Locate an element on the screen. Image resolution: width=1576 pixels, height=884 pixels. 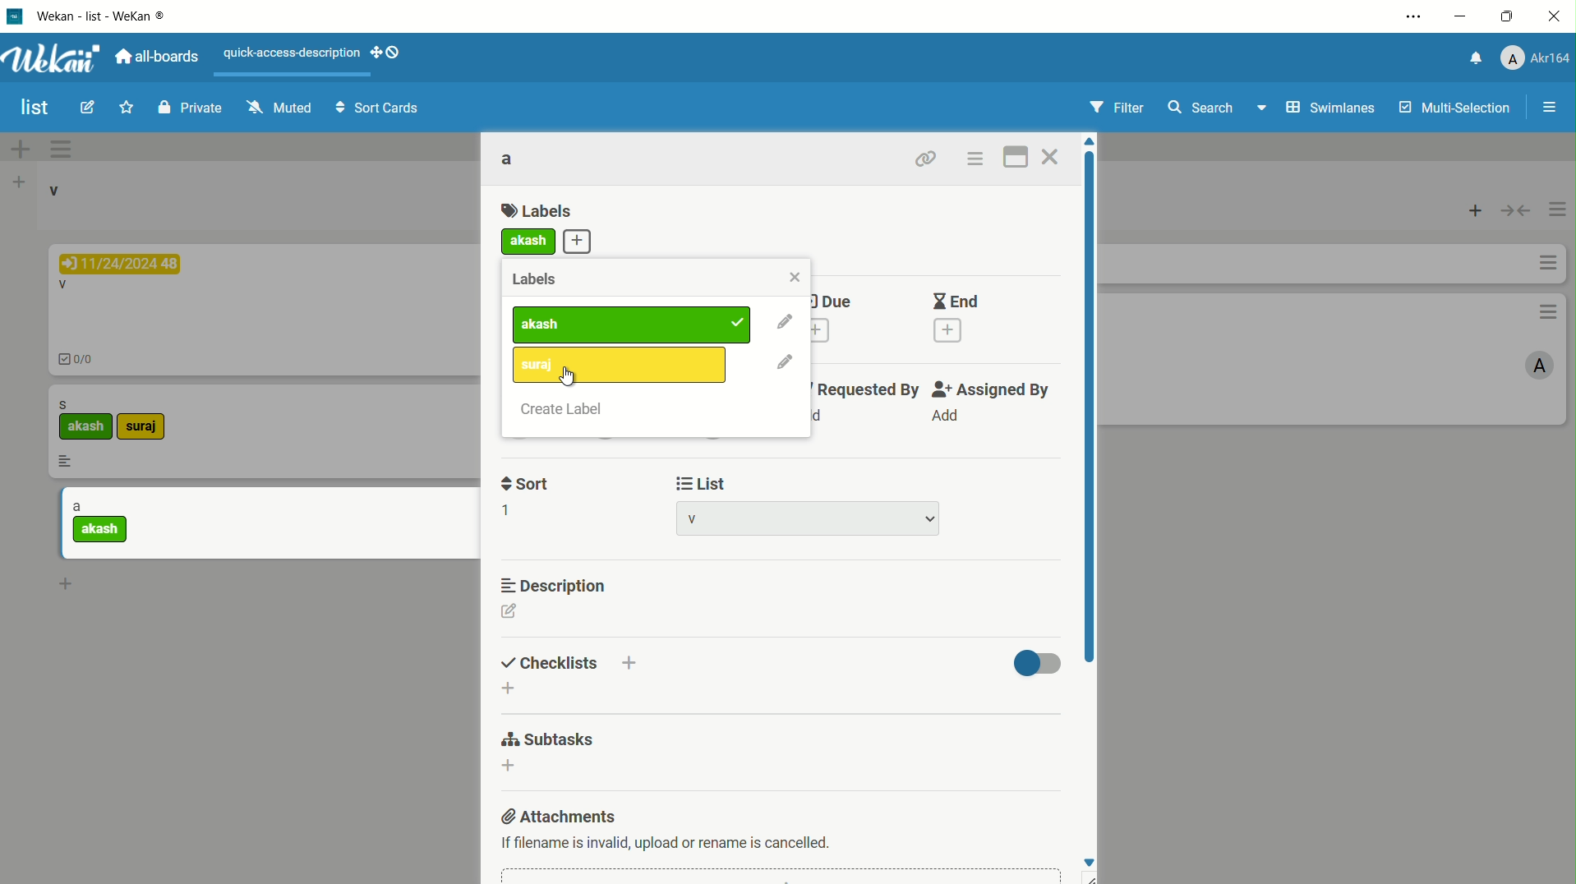
options is located at coordinates (1544, 312).